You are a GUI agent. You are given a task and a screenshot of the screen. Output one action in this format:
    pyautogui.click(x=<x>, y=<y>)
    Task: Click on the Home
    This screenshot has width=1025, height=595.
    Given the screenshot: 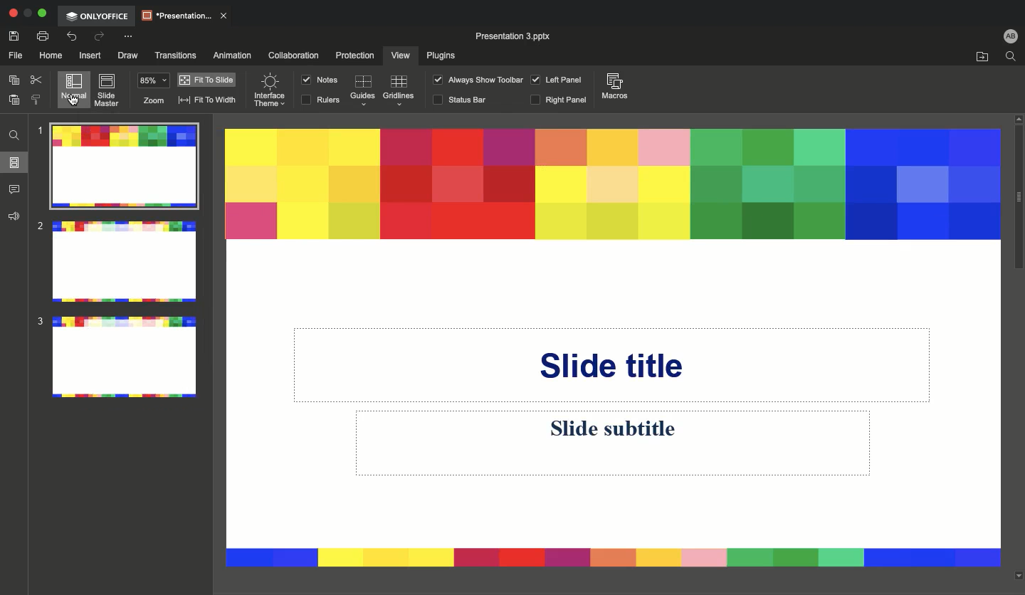 What is the action you would take?
    pyautogui.click(x=49, y=56)
    